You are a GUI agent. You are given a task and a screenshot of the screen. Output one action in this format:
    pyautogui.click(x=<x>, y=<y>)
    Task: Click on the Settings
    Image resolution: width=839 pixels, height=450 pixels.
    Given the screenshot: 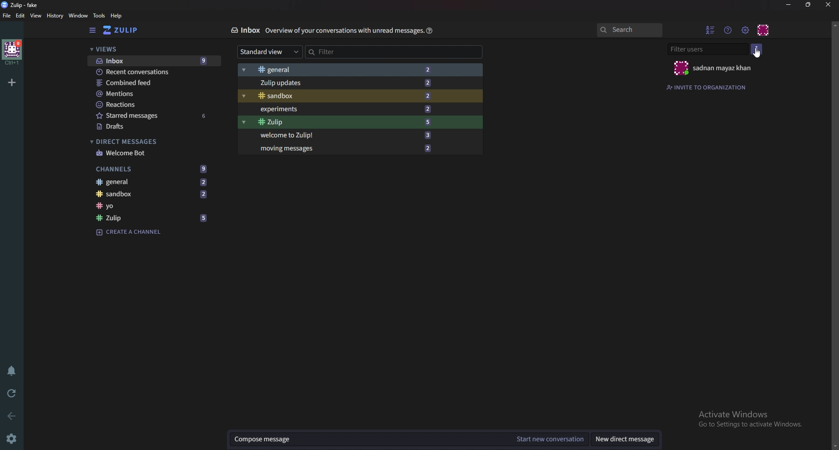 What is the action you would take?
    pyautogui.click(x=12, y=437)
    